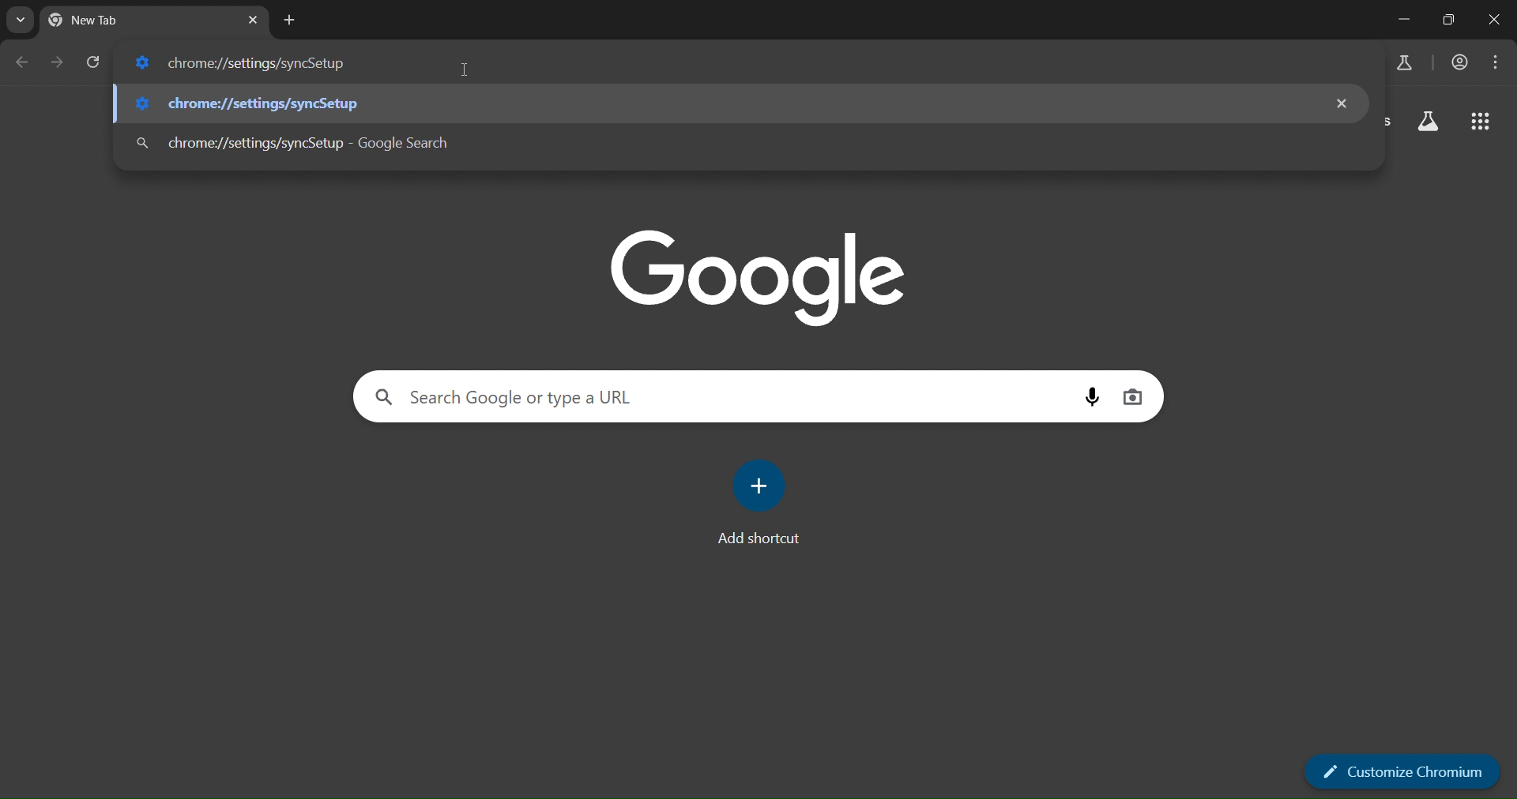  What do you see at coordinates (1430, 121) in the screenshot?
I see `search labs` at bounding box center [1430, 121].